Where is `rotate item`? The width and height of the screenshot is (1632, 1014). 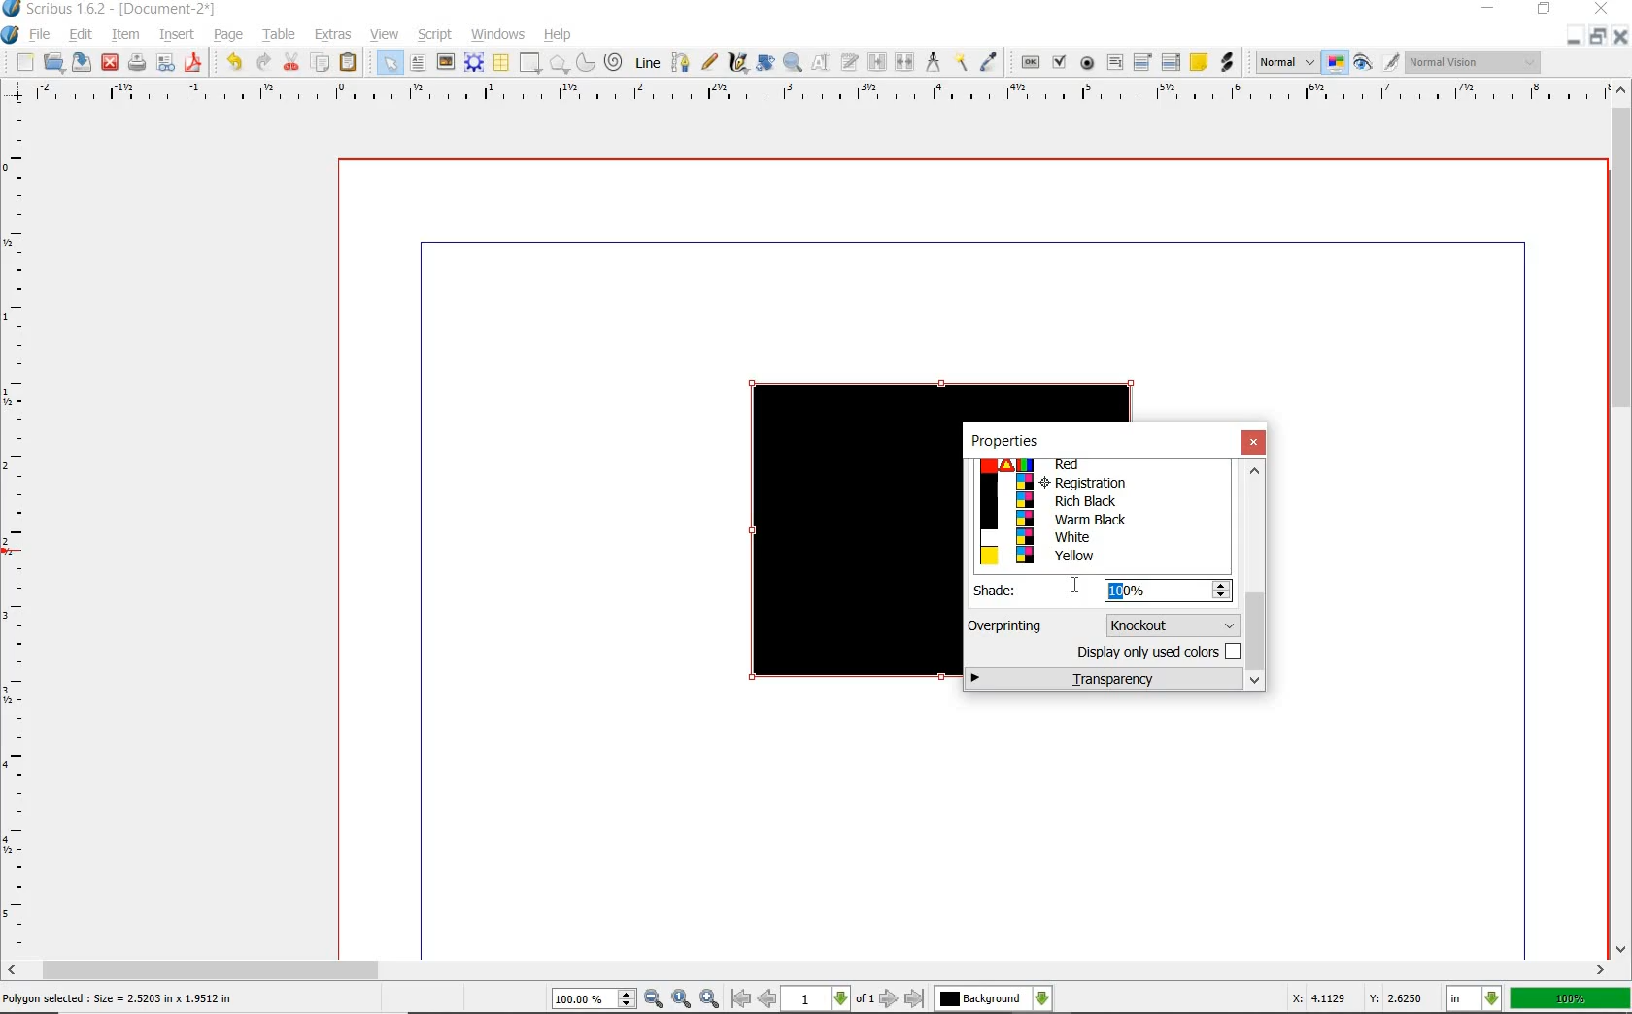
rotate item is located at coordinates (766, 62).